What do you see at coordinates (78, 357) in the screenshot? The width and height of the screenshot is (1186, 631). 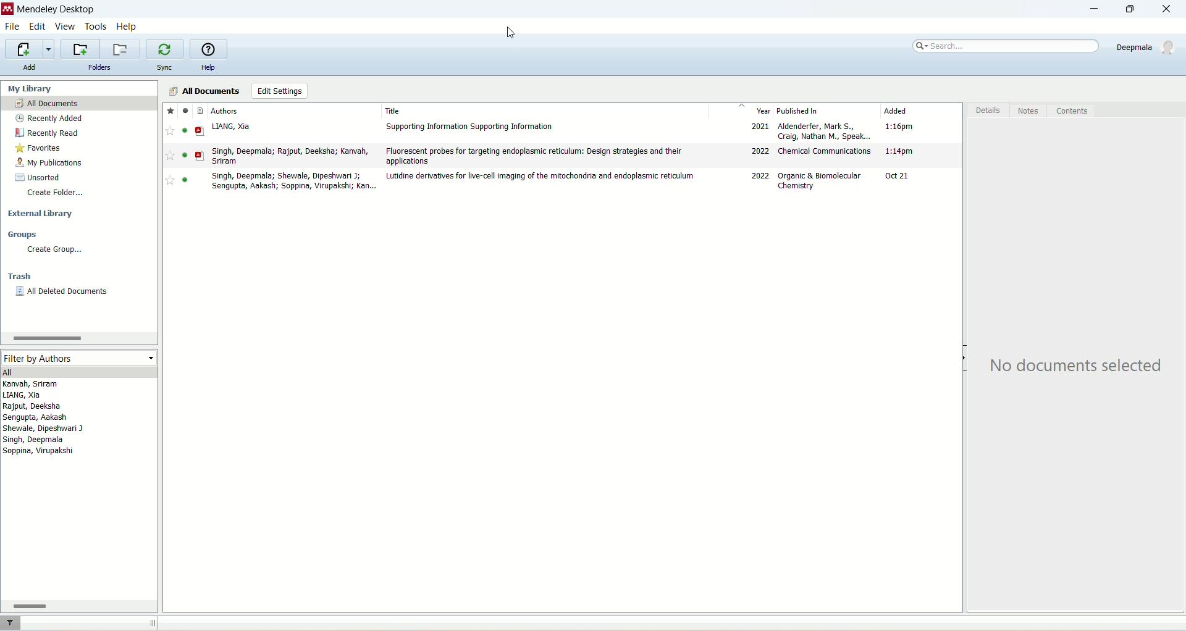 I see `filter by authors` at bounding box center [78, 357].